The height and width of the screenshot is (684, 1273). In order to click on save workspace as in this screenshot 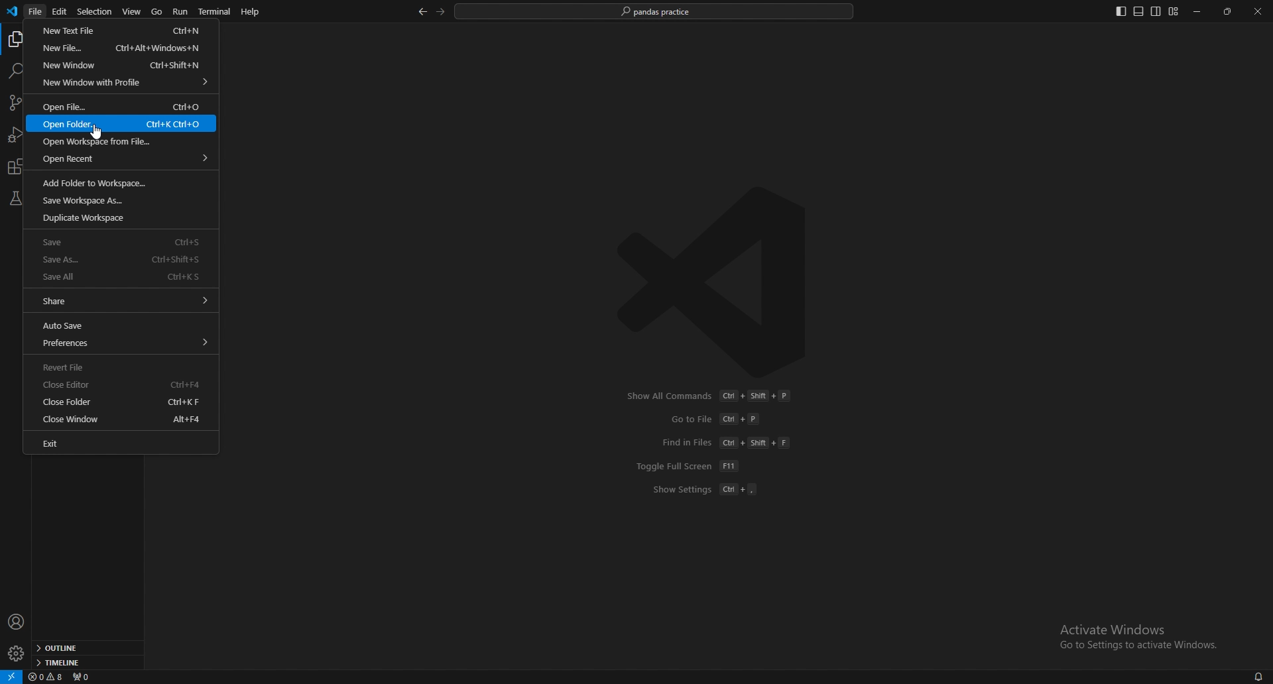, I will do `click(119, 199)`.